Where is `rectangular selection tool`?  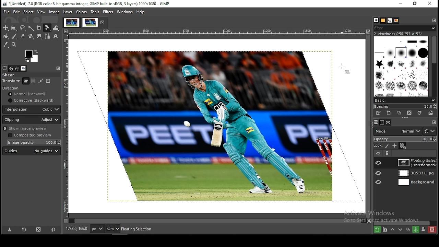 rectangular selection tool is located at coordinates (14, 28).